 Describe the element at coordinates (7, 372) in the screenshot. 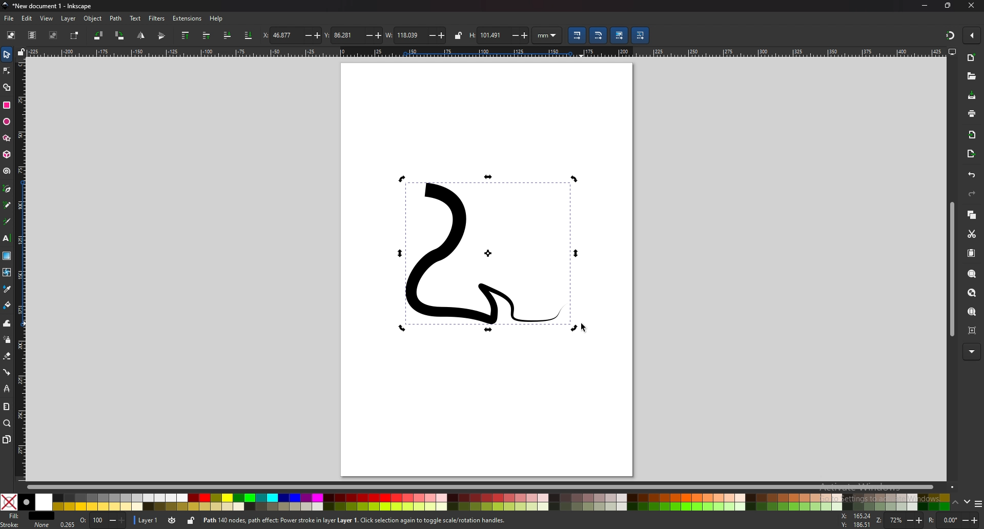

I see `connector` at that location.